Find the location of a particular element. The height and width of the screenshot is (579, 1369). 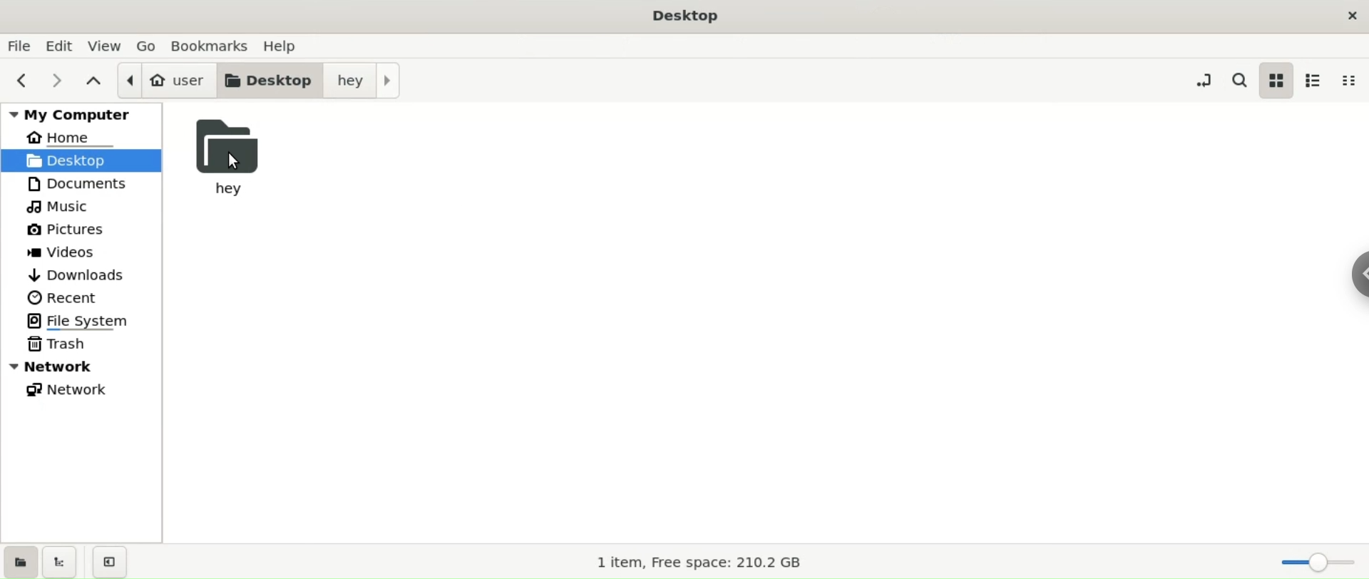

close sidebar is located at coordinates (112, 560).